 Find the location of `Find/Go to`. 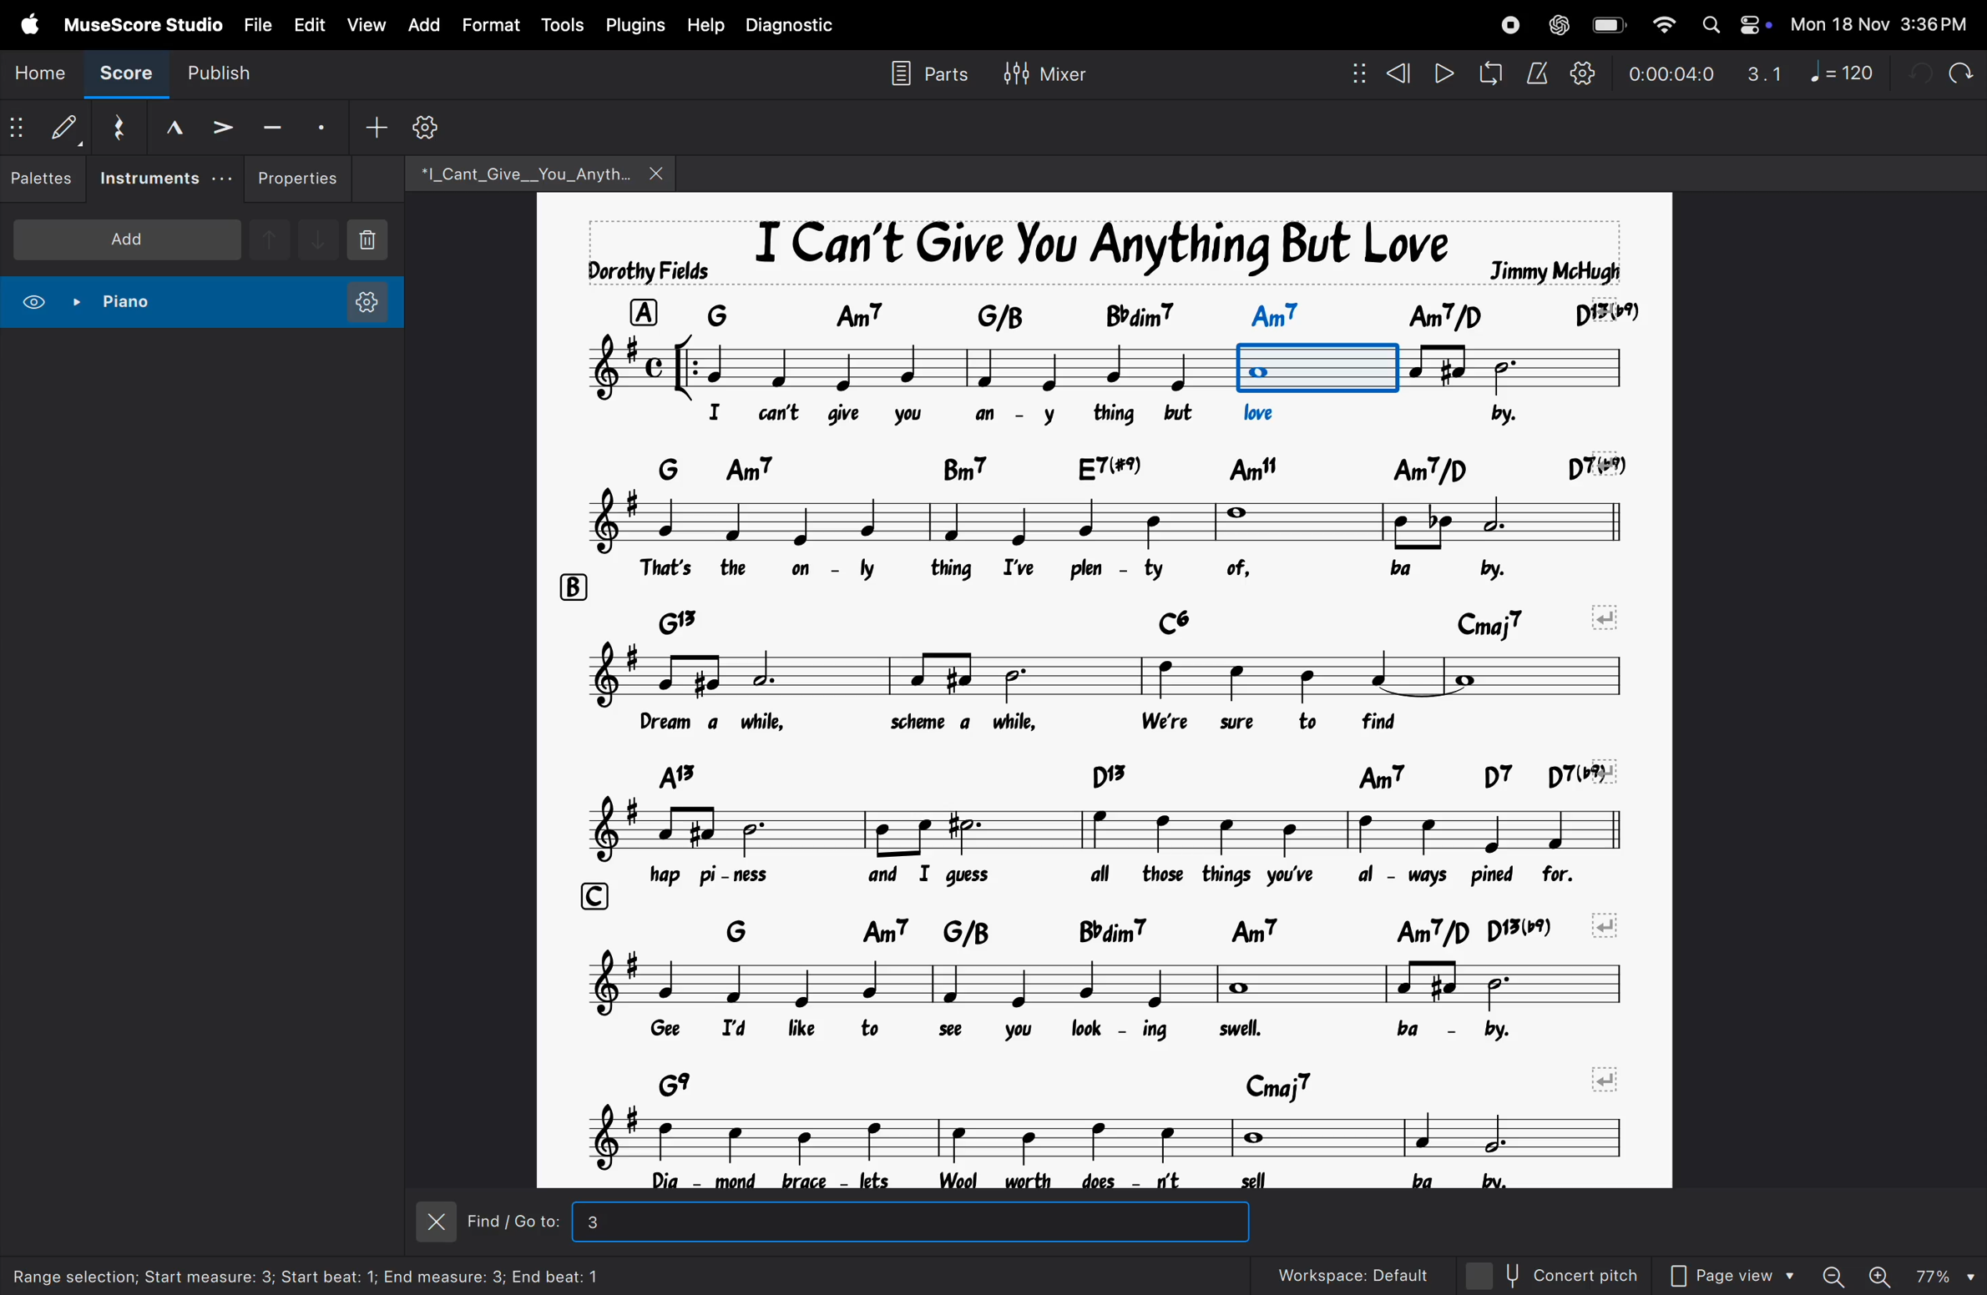

Find/Go to is located at coordinates (514, 1223).